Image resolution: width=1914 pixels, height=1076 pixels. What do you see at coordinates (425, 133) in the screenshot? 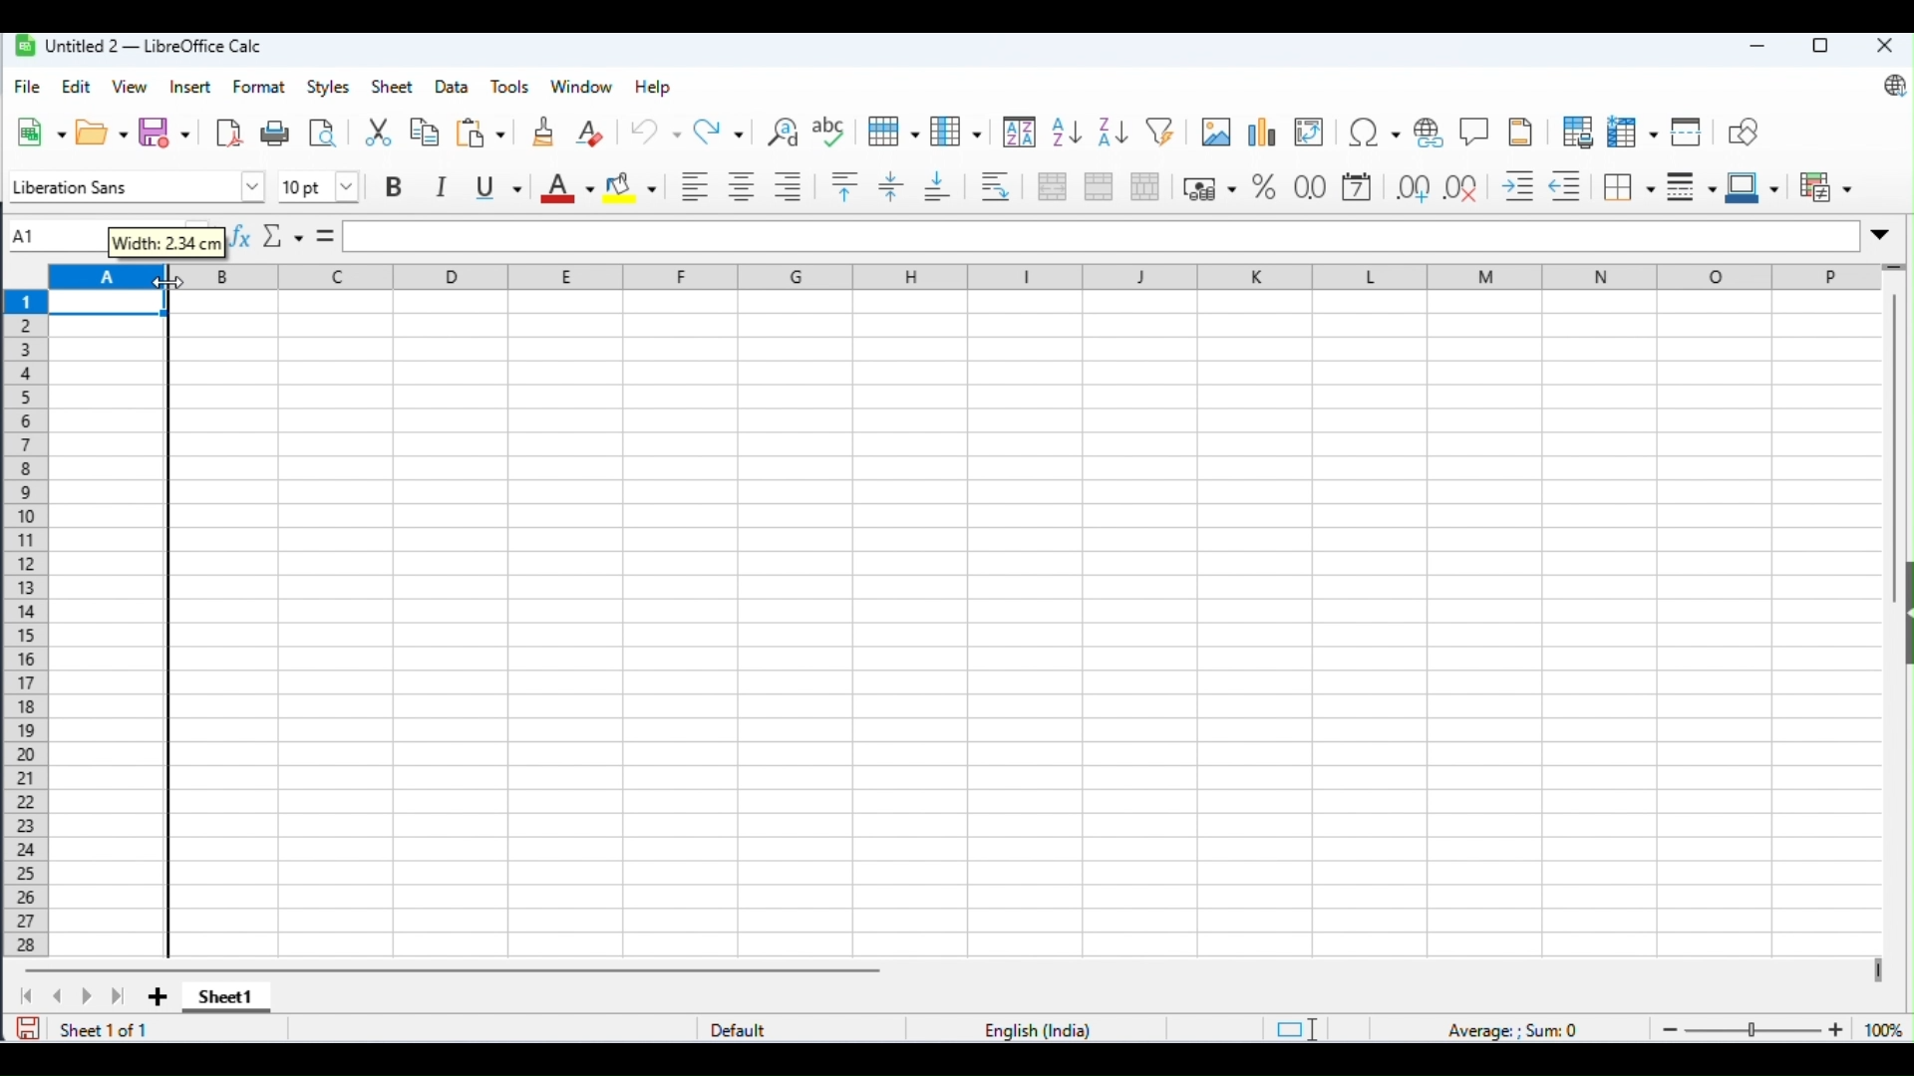
I see `copy` at bounding box center [425, 133].